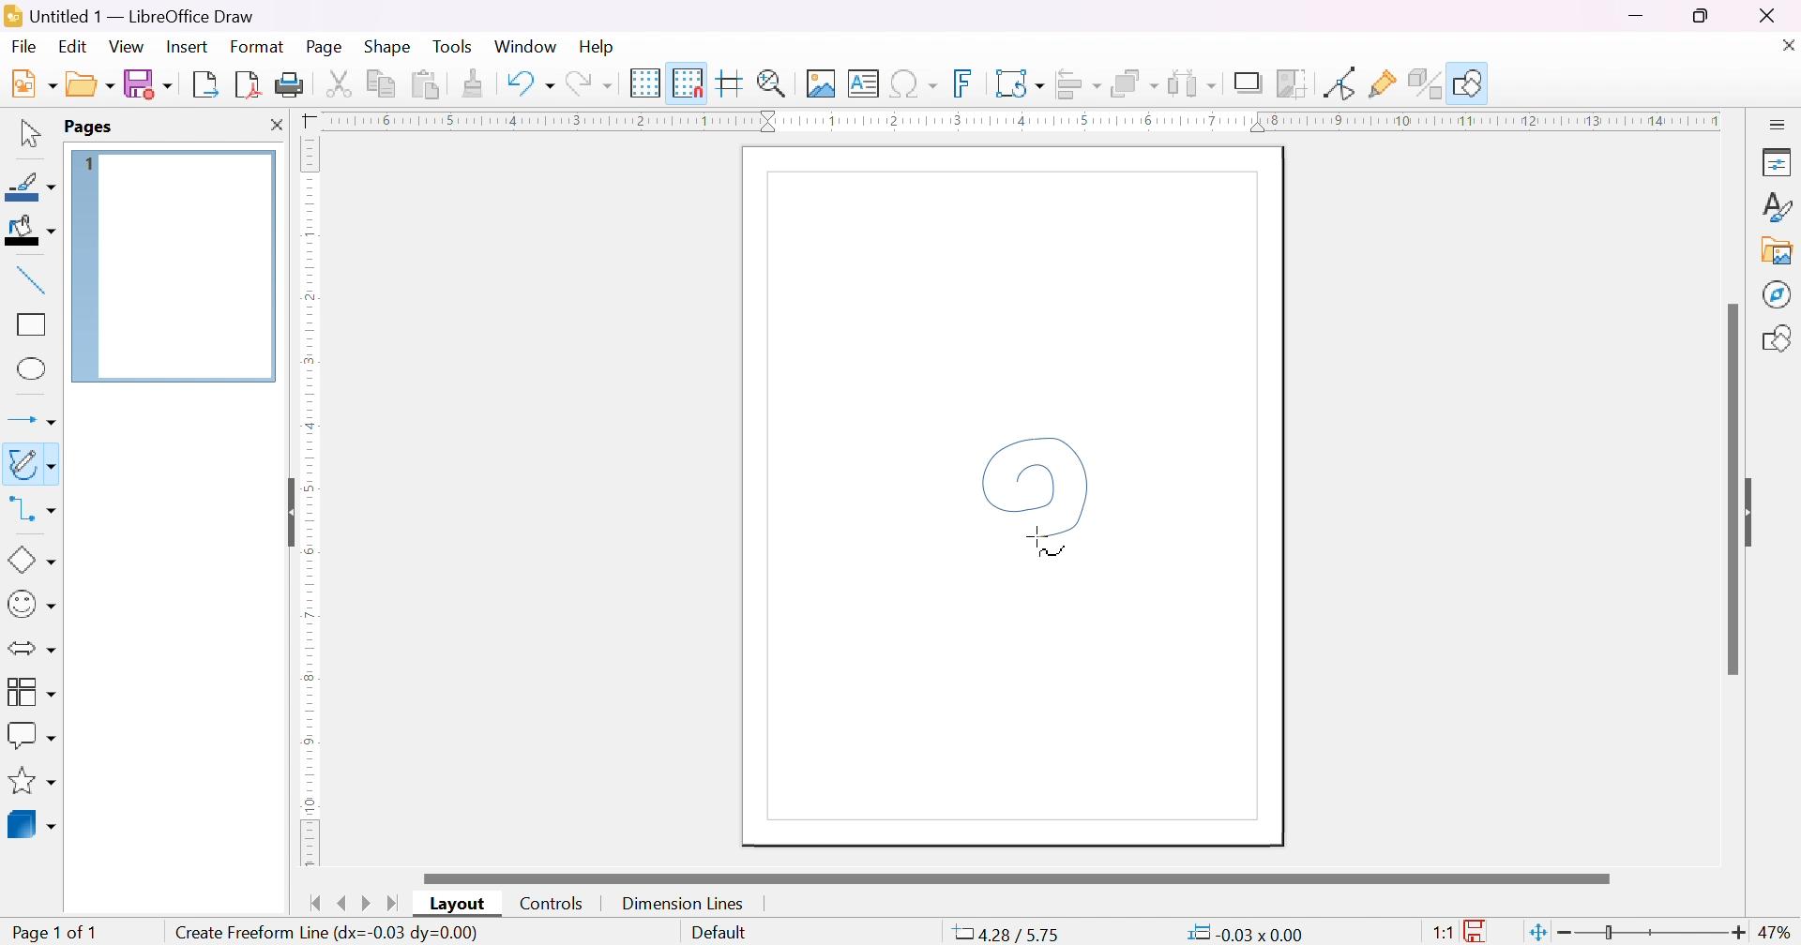  I want to click on slider, so click(1656, 934).